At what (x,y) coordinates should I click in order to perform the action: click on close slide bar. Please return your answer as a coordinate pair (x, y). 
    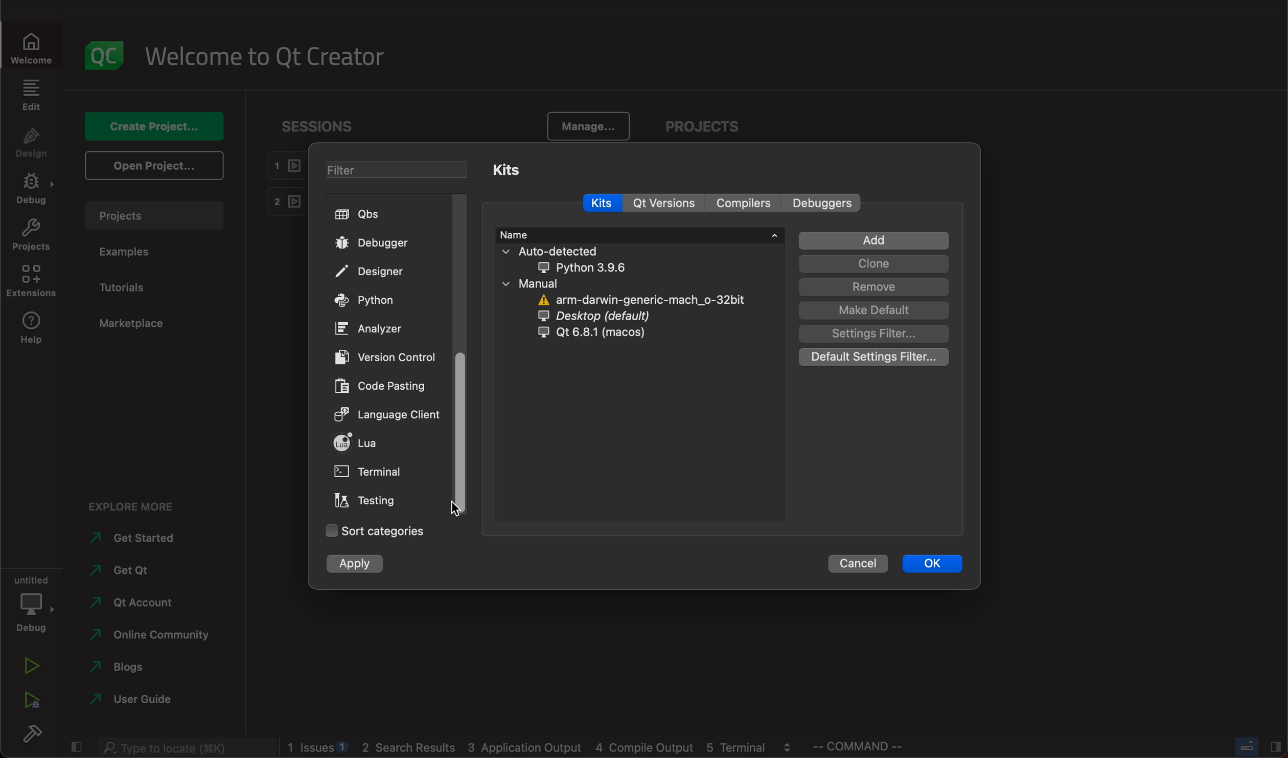
    Looking at the image, I should click on (75, 748).